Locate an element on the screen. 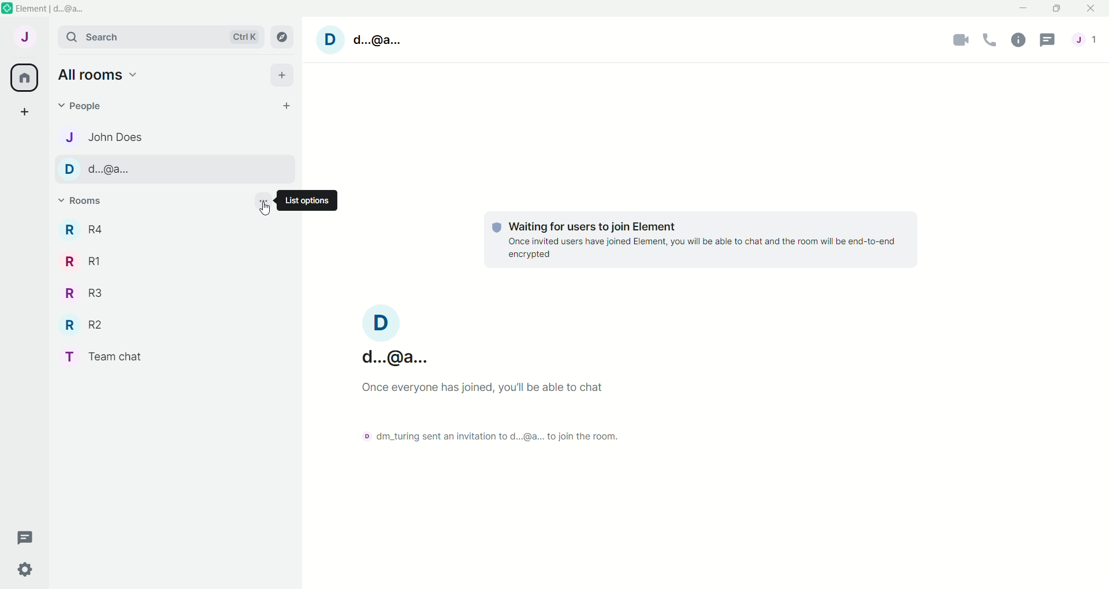  add is located at coordinates (285, 74).